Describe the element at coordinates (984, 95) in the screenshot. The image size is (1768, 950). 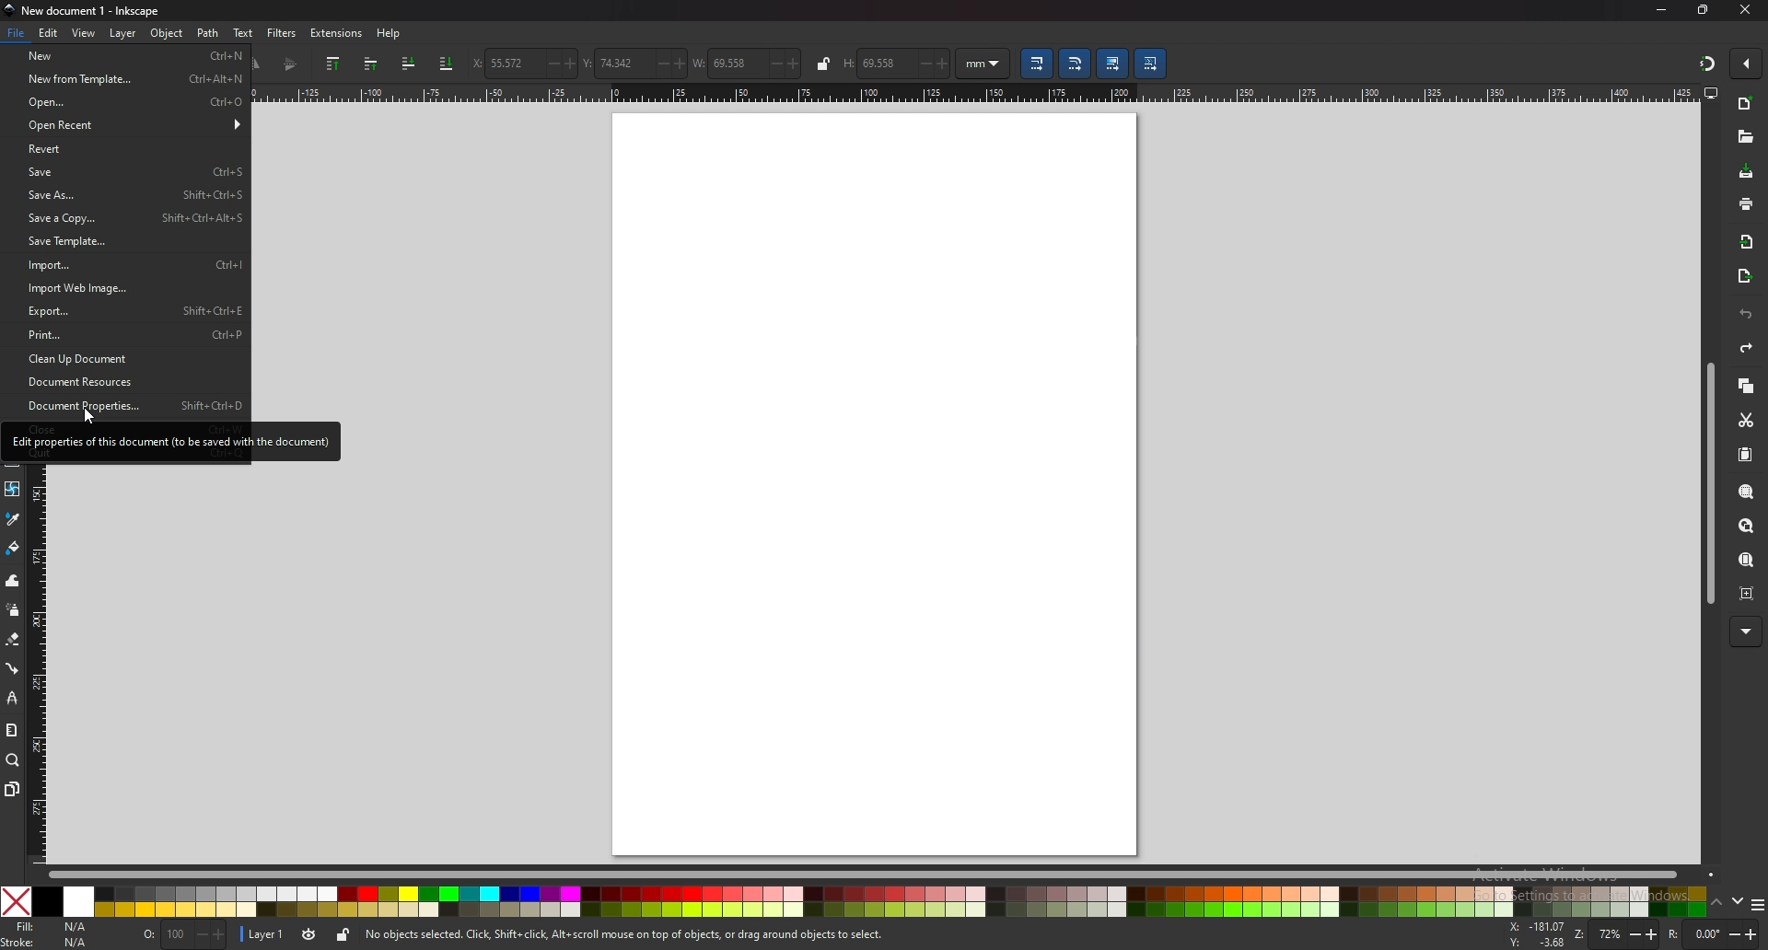
I see `horizontal ruler` at that location.